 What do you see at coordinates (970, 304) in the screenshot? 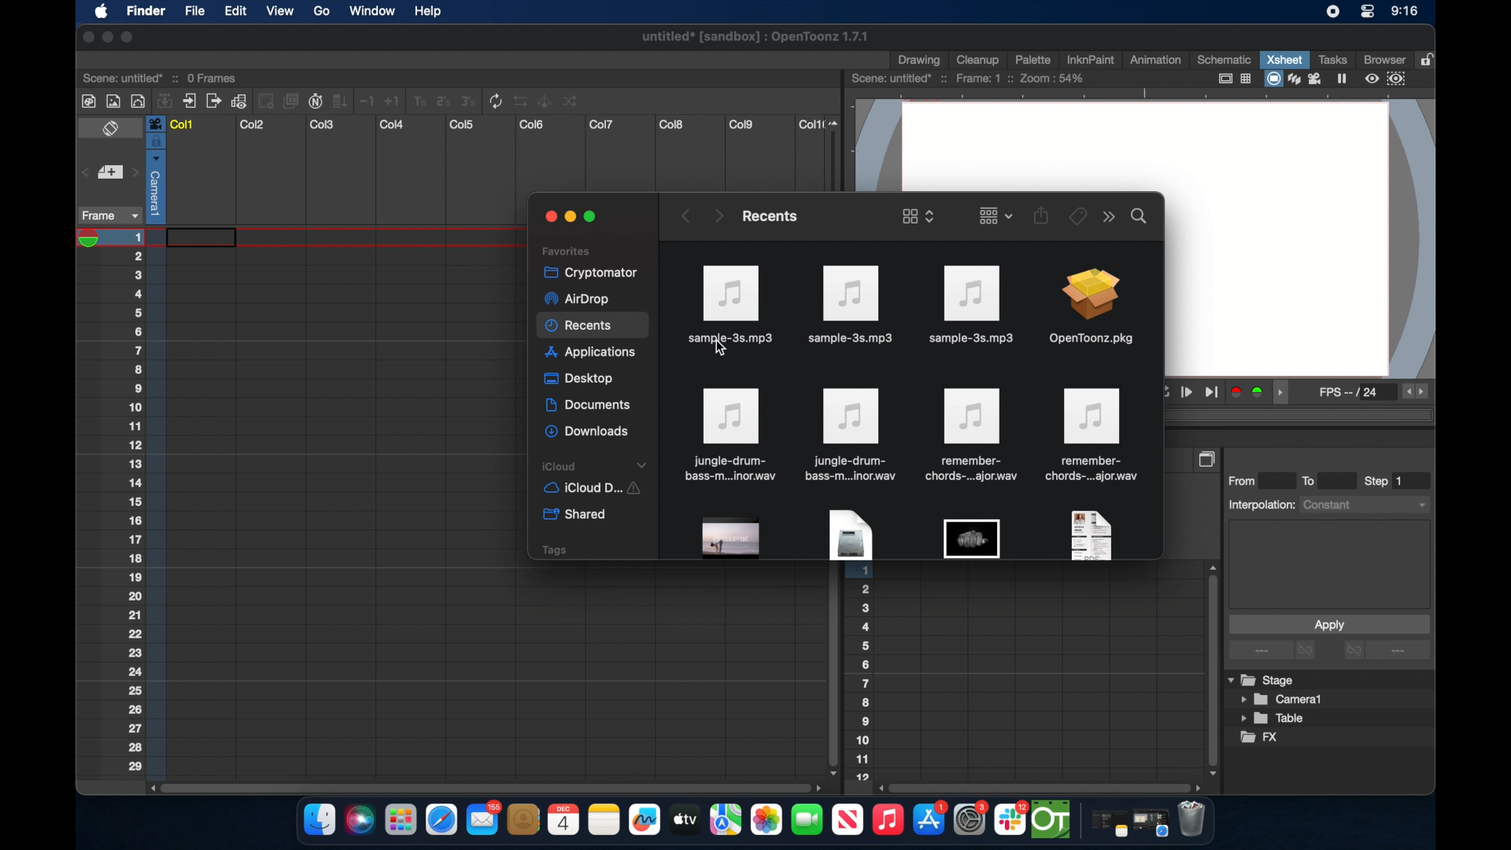
I see `mp3 icon` at bounding box center [970, 304].